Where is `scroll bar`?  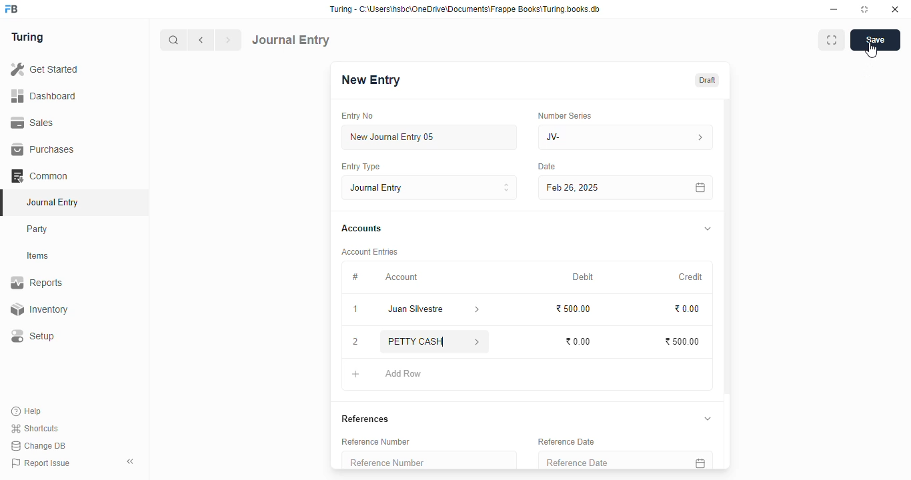 scroll bar is located at coordinates (728, 283).